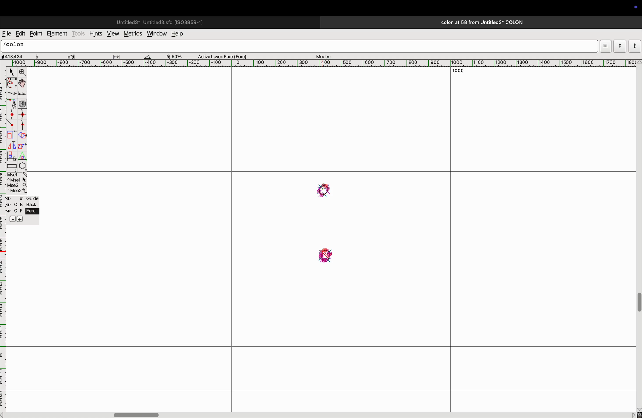  I want to click on pentagon, so click(23, 162).